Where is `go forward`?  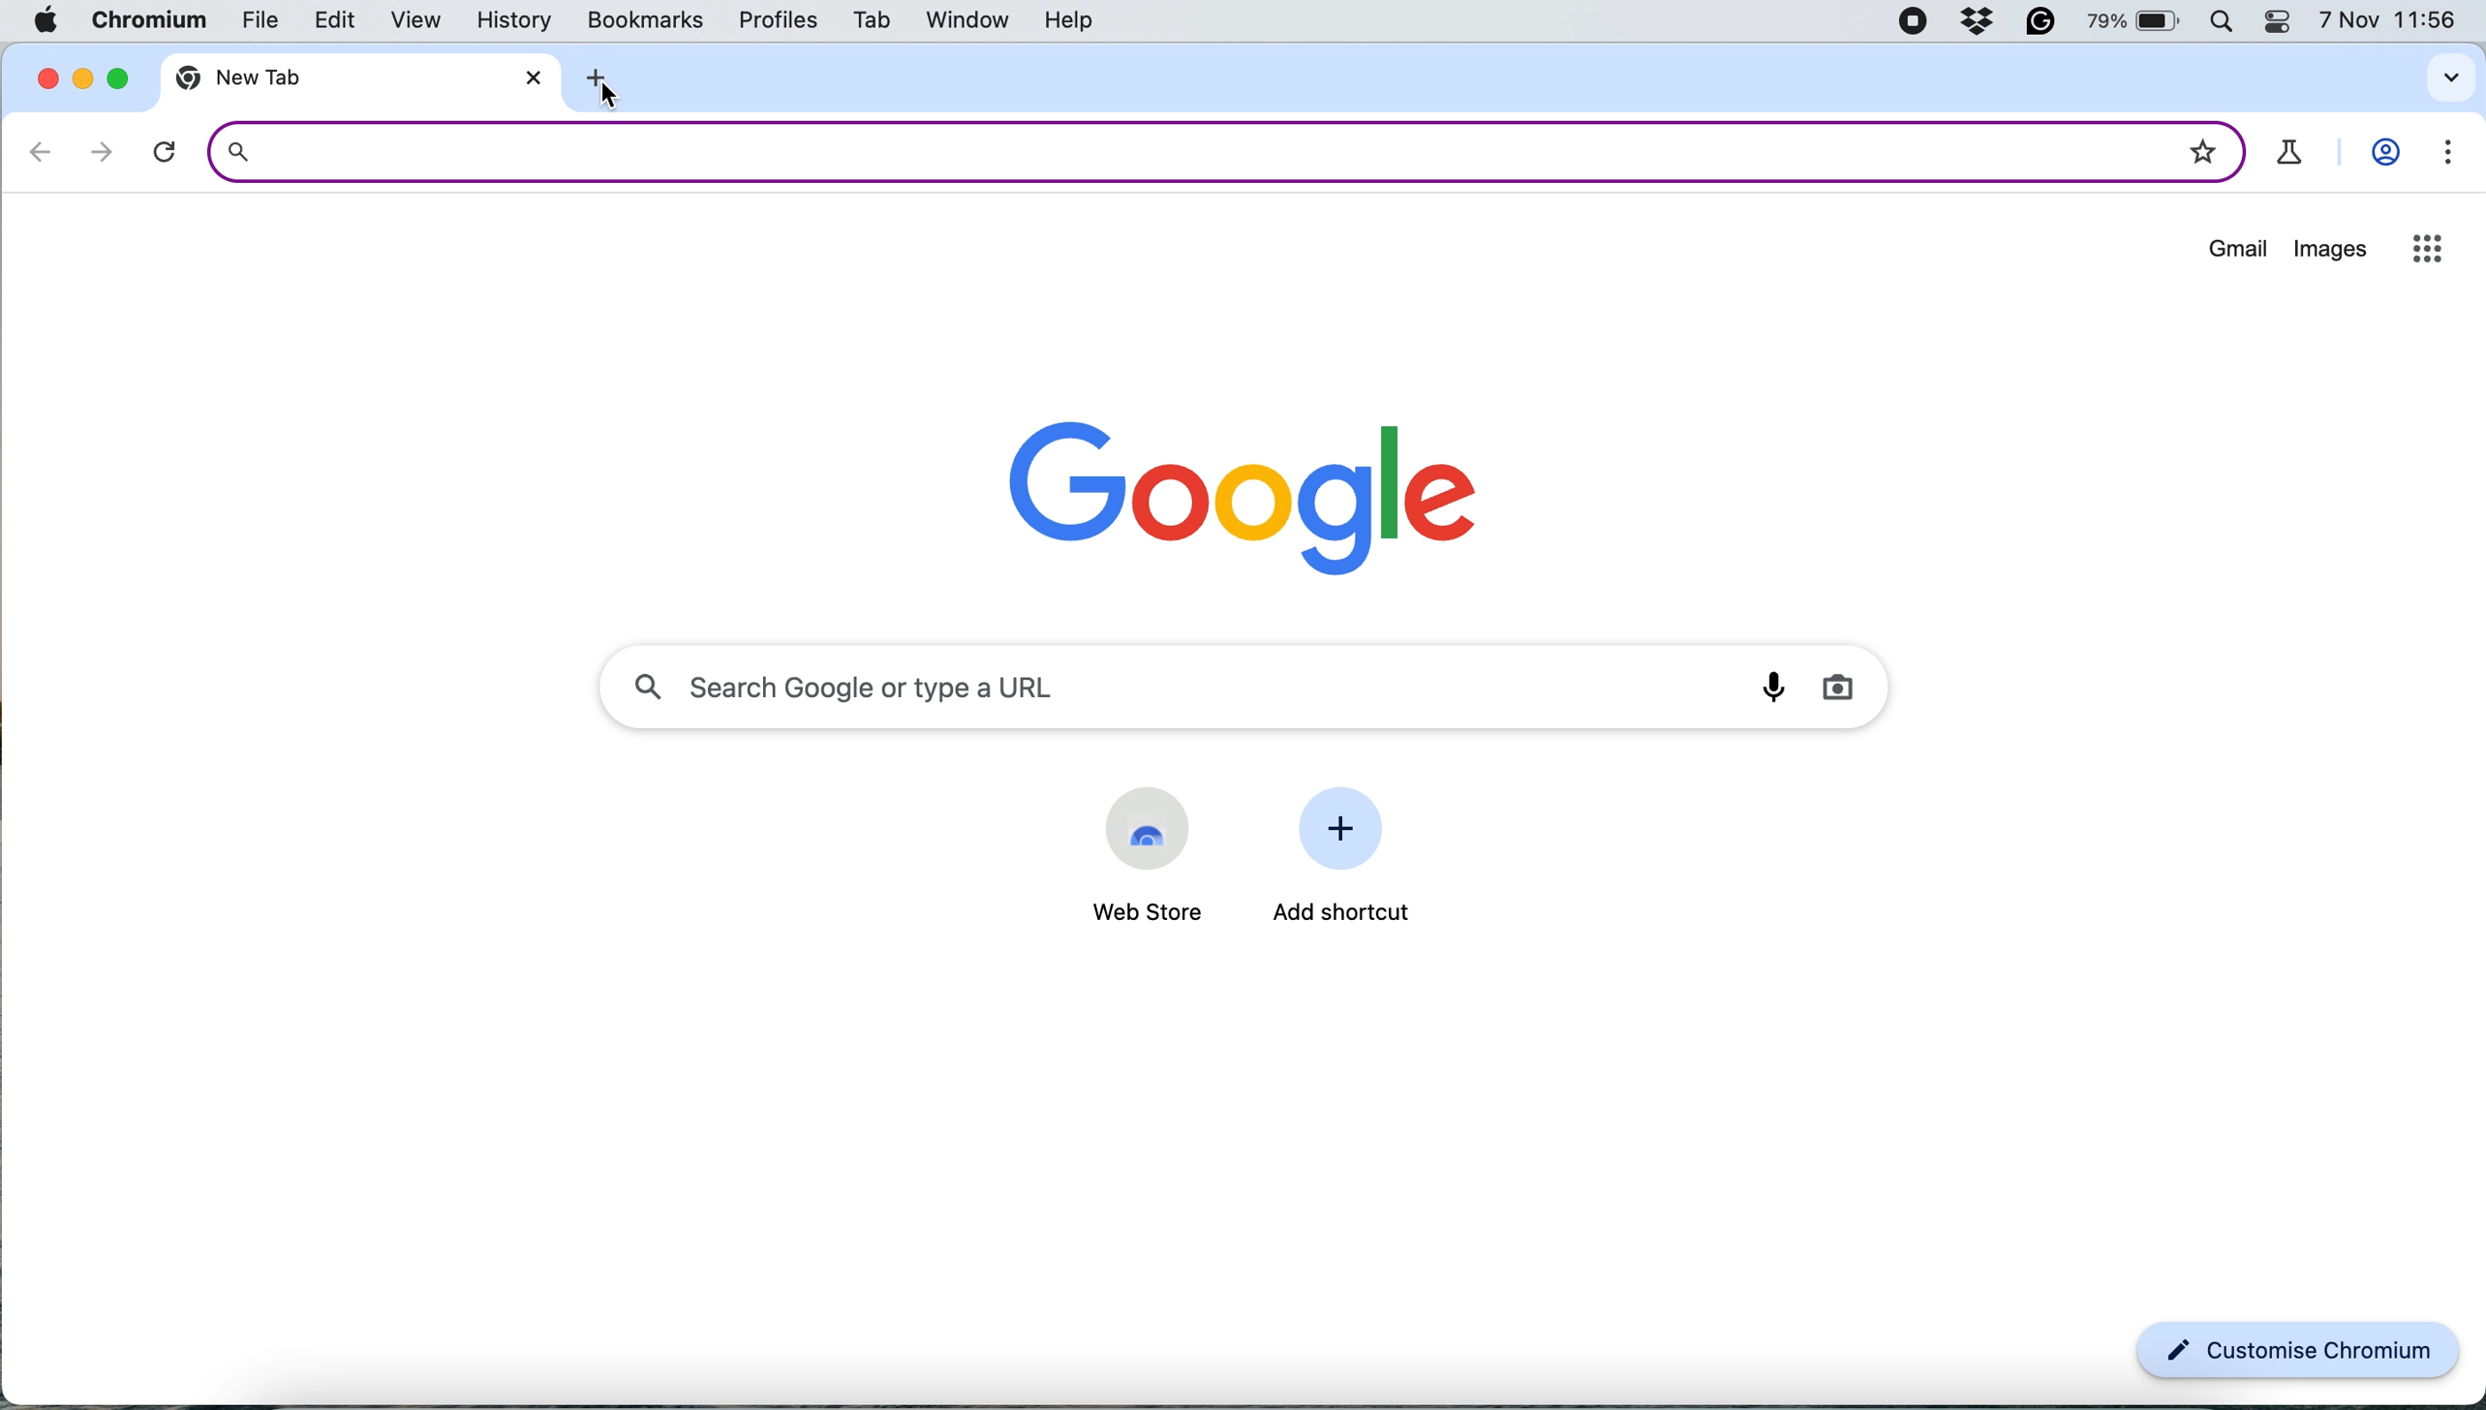 go forward is located at coordinates (102, 151).